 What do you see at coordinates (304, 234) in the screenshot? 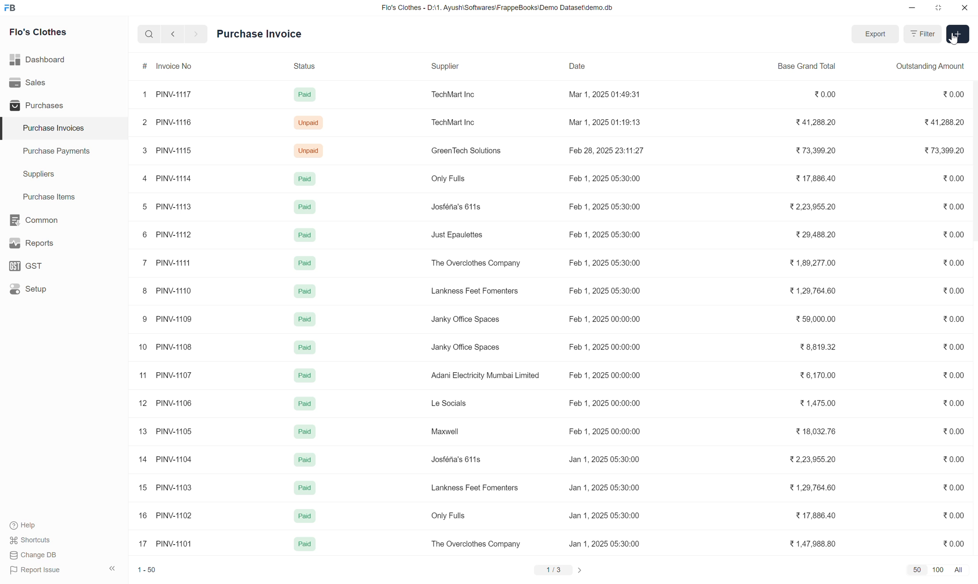
I see `Paid` at bounding box center [304, 234].